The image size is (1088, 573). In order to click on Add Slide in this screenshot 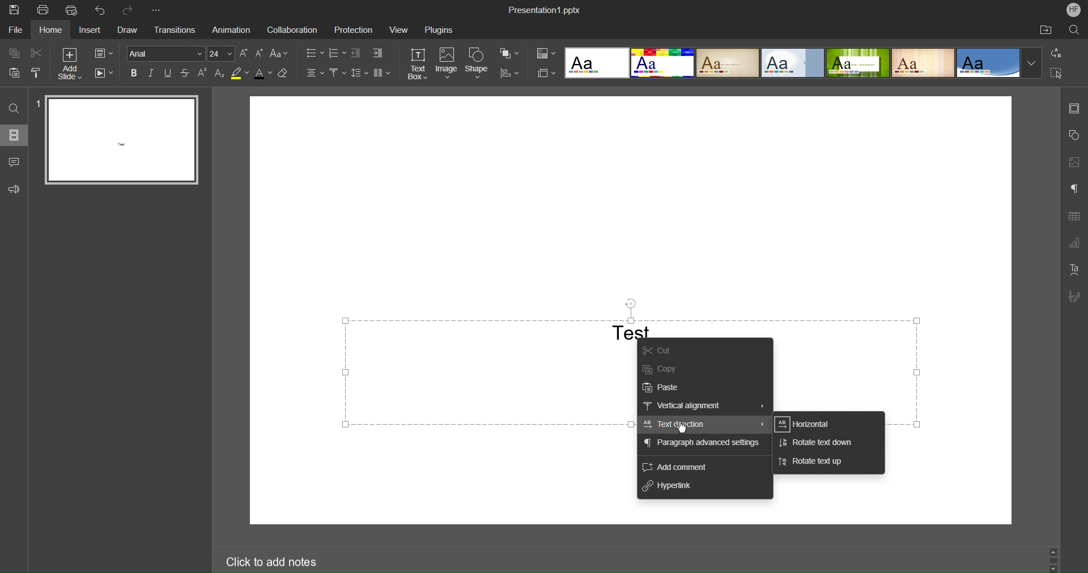, I will do `click(69, 64)`.